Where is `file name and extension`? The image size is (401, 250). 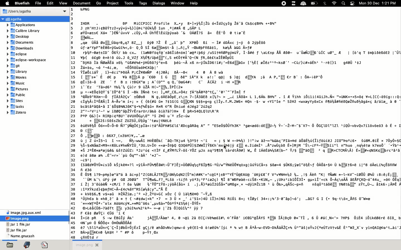
file name and extension is located at coordinates (19, 225).